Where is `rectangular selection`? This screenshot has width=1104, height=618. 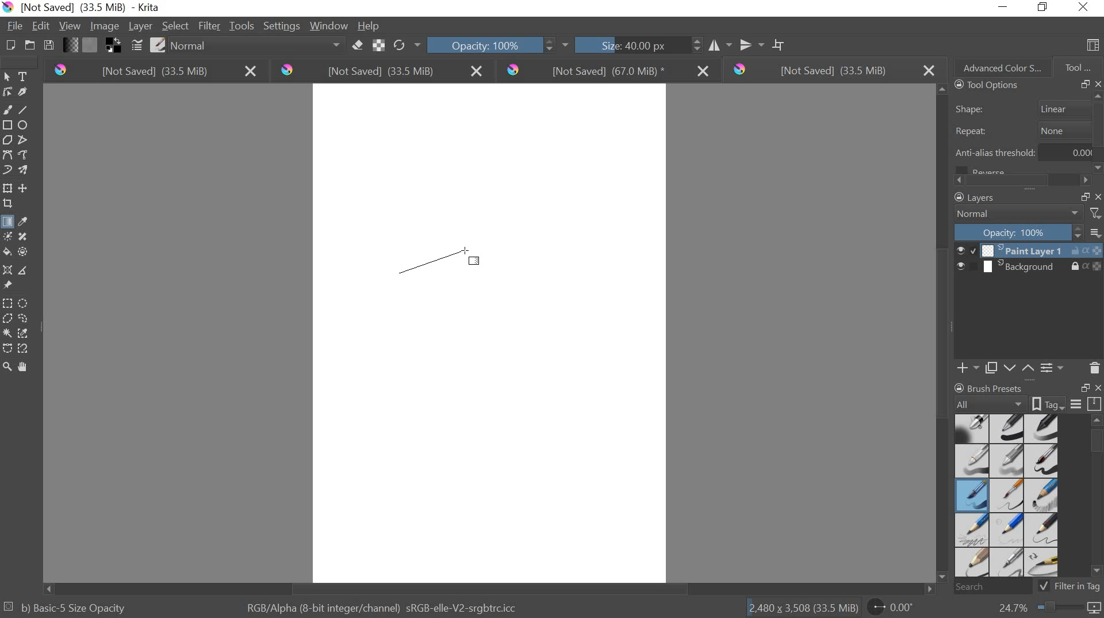 rectangular selection is located at coordinates (7, 302).